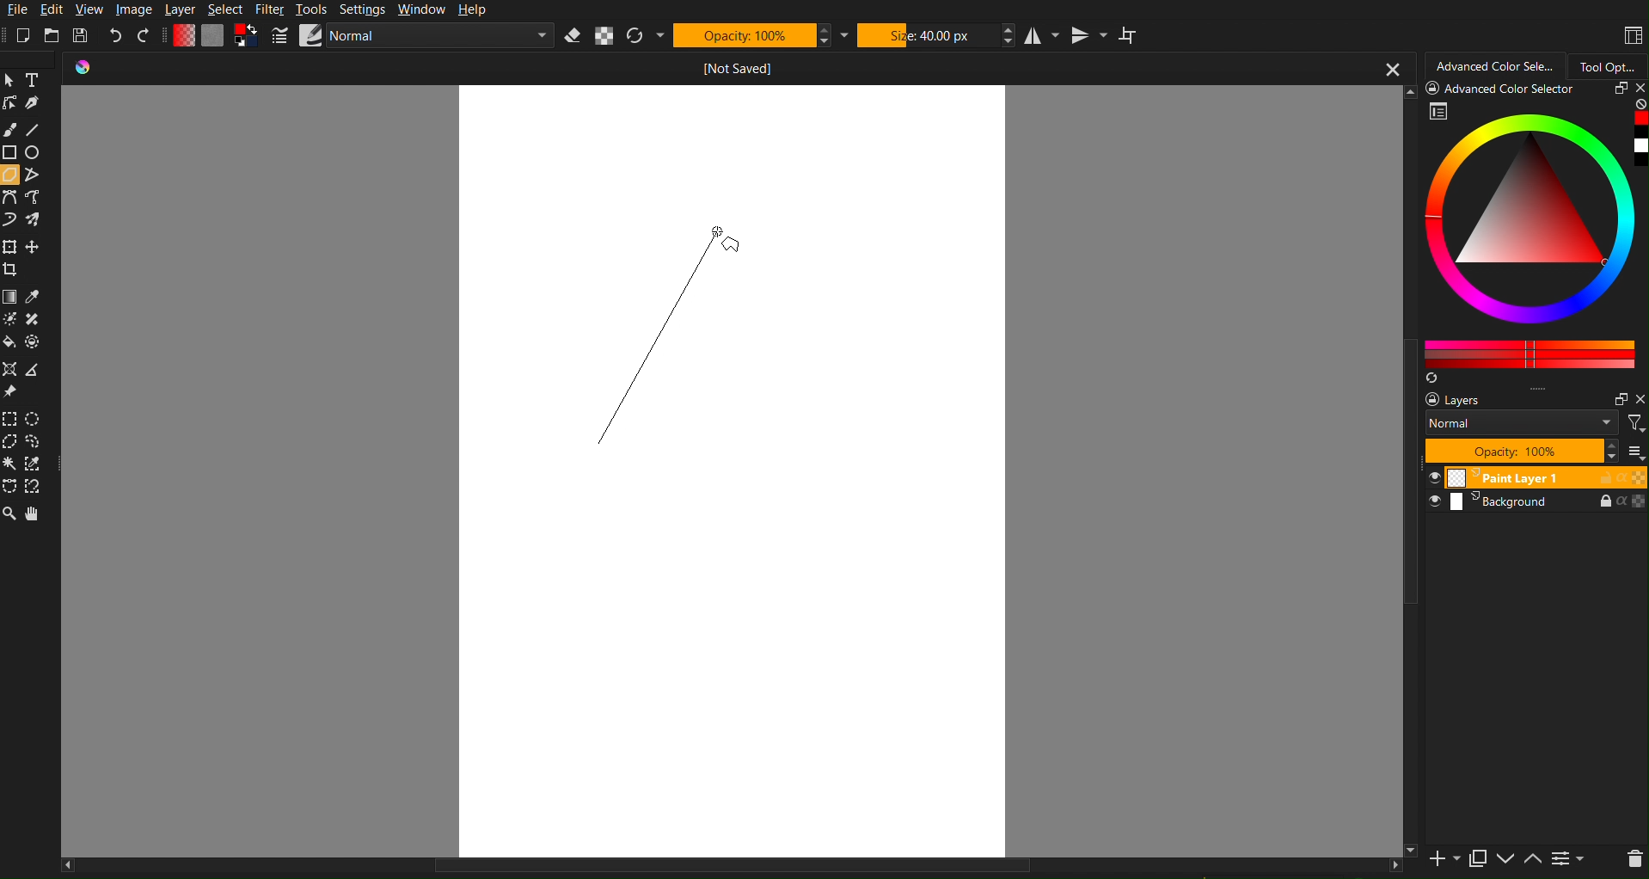  What do you see at coordinates (10, 80) in the screenshot?
I see `Pointer` at bounding box center [10, 80].